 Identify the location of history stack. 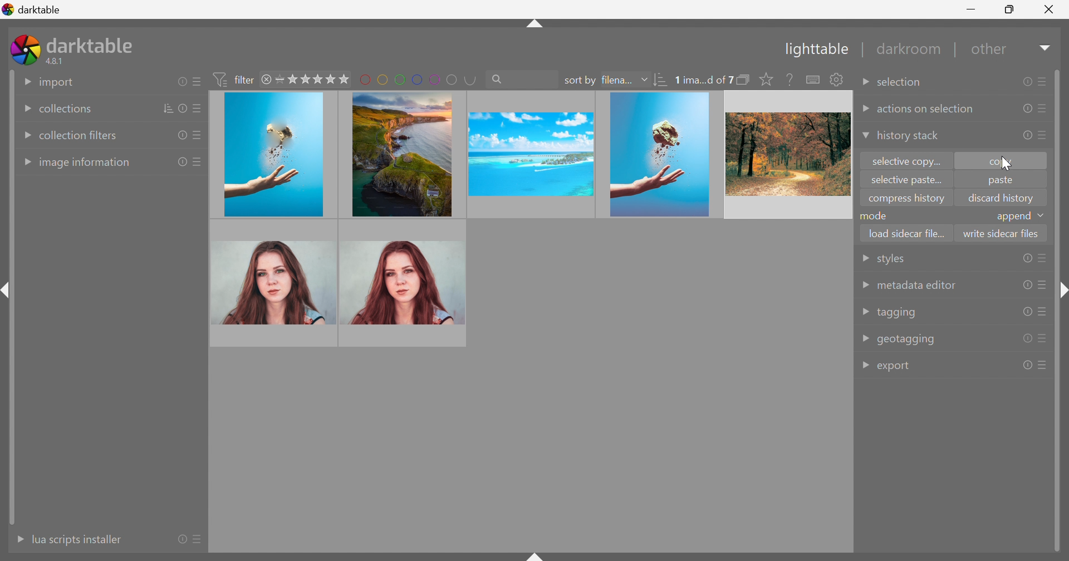
(908, 136).